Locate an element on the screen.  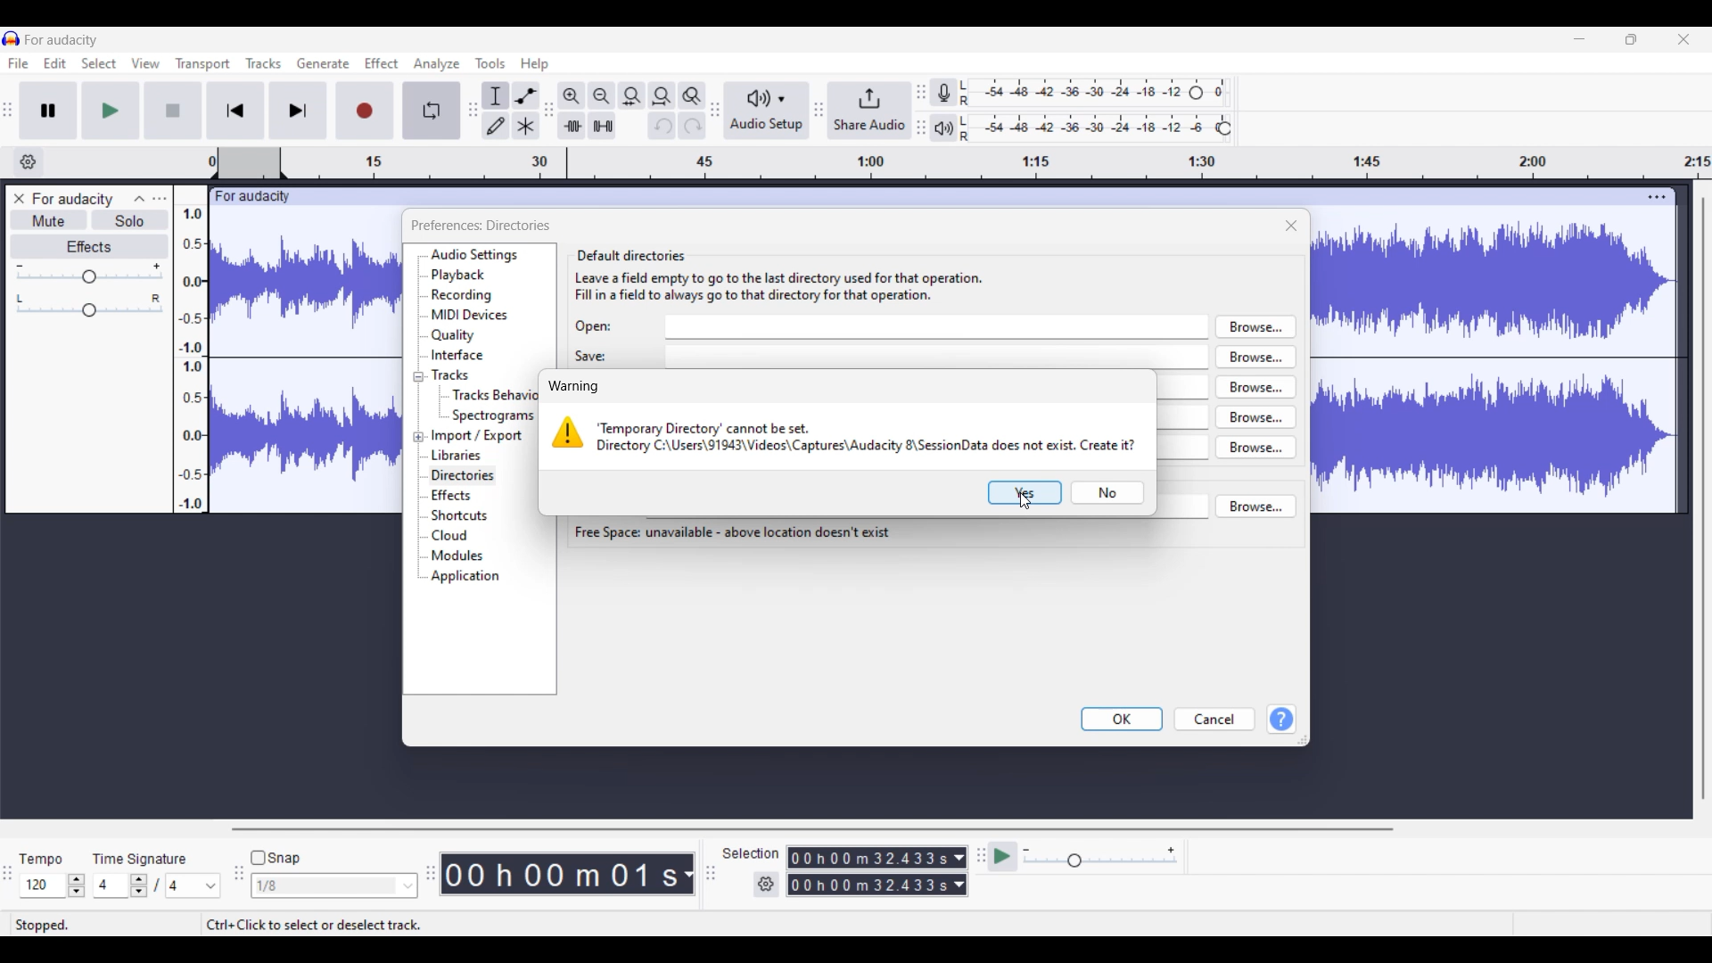
Shortcuts is located at coordinates (460, 515).